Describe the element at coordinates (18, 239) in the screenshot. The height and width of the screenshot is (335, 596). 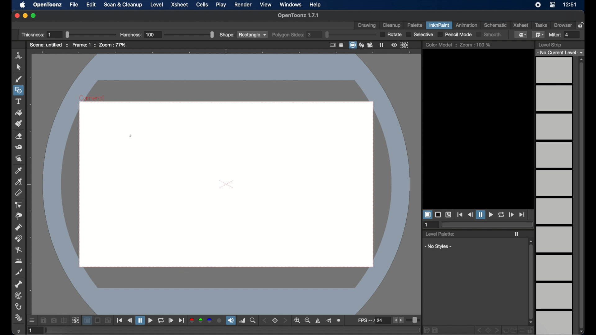
I see `magnet tool` at that location.